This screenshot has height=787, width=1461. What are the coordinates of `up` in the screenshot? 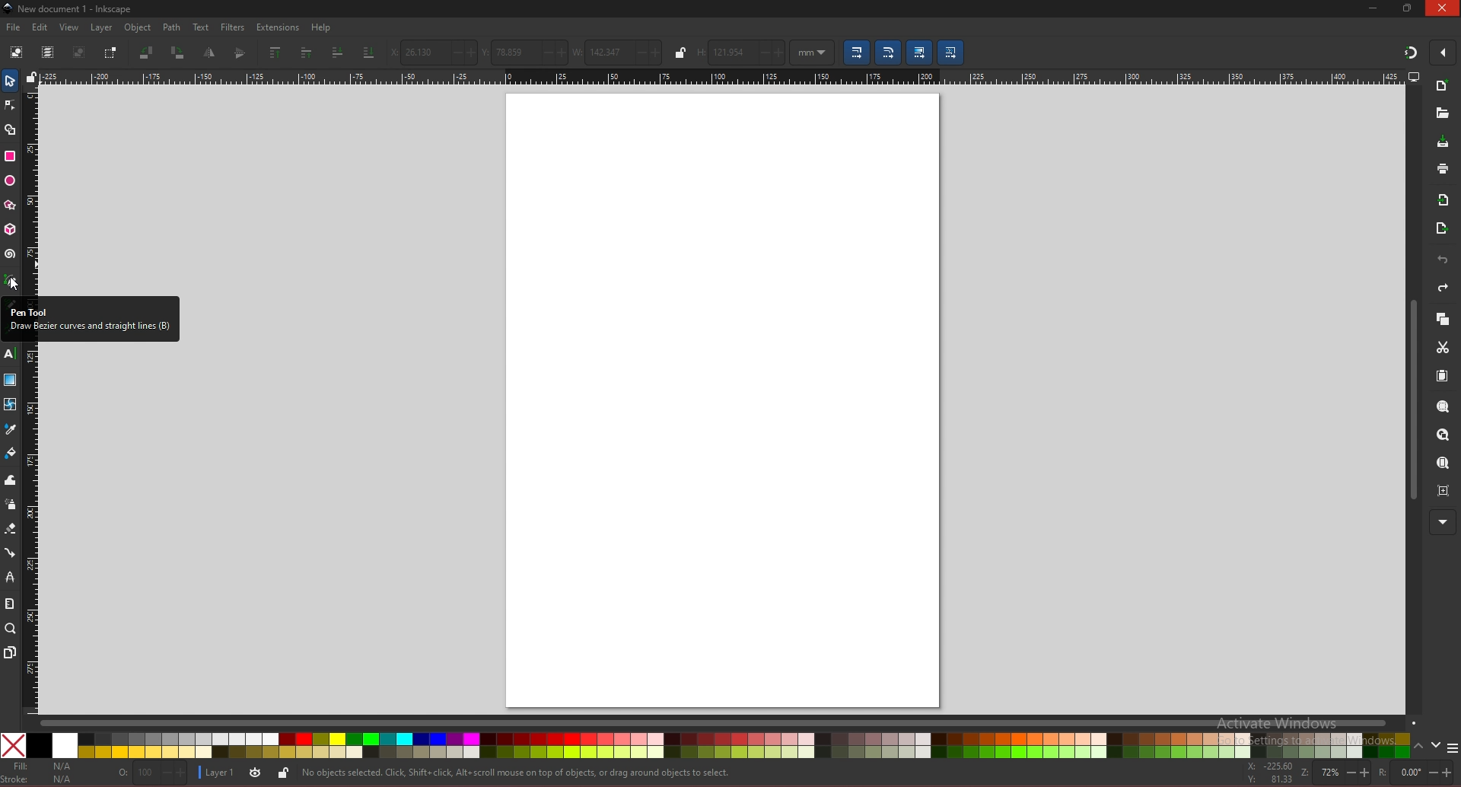 It's located at (1419, 748).